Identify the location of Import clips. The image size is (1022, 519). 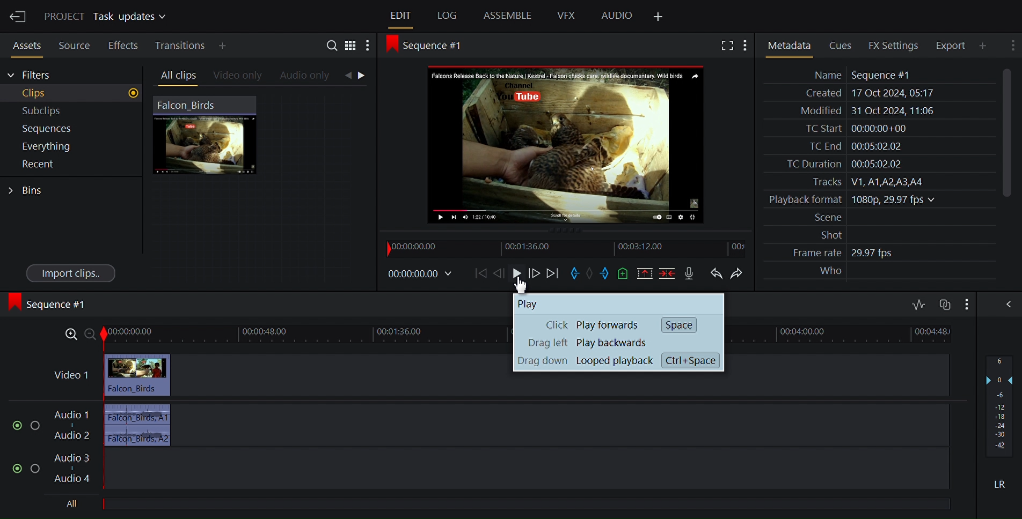
(70, 273).